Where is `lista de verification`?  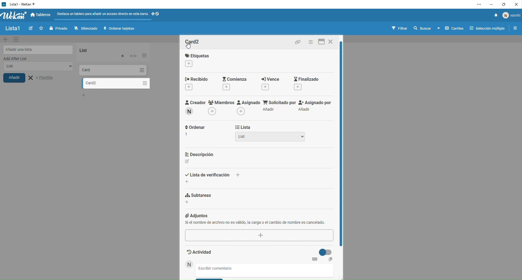
lista de verification is located at coordinates (211, 176).